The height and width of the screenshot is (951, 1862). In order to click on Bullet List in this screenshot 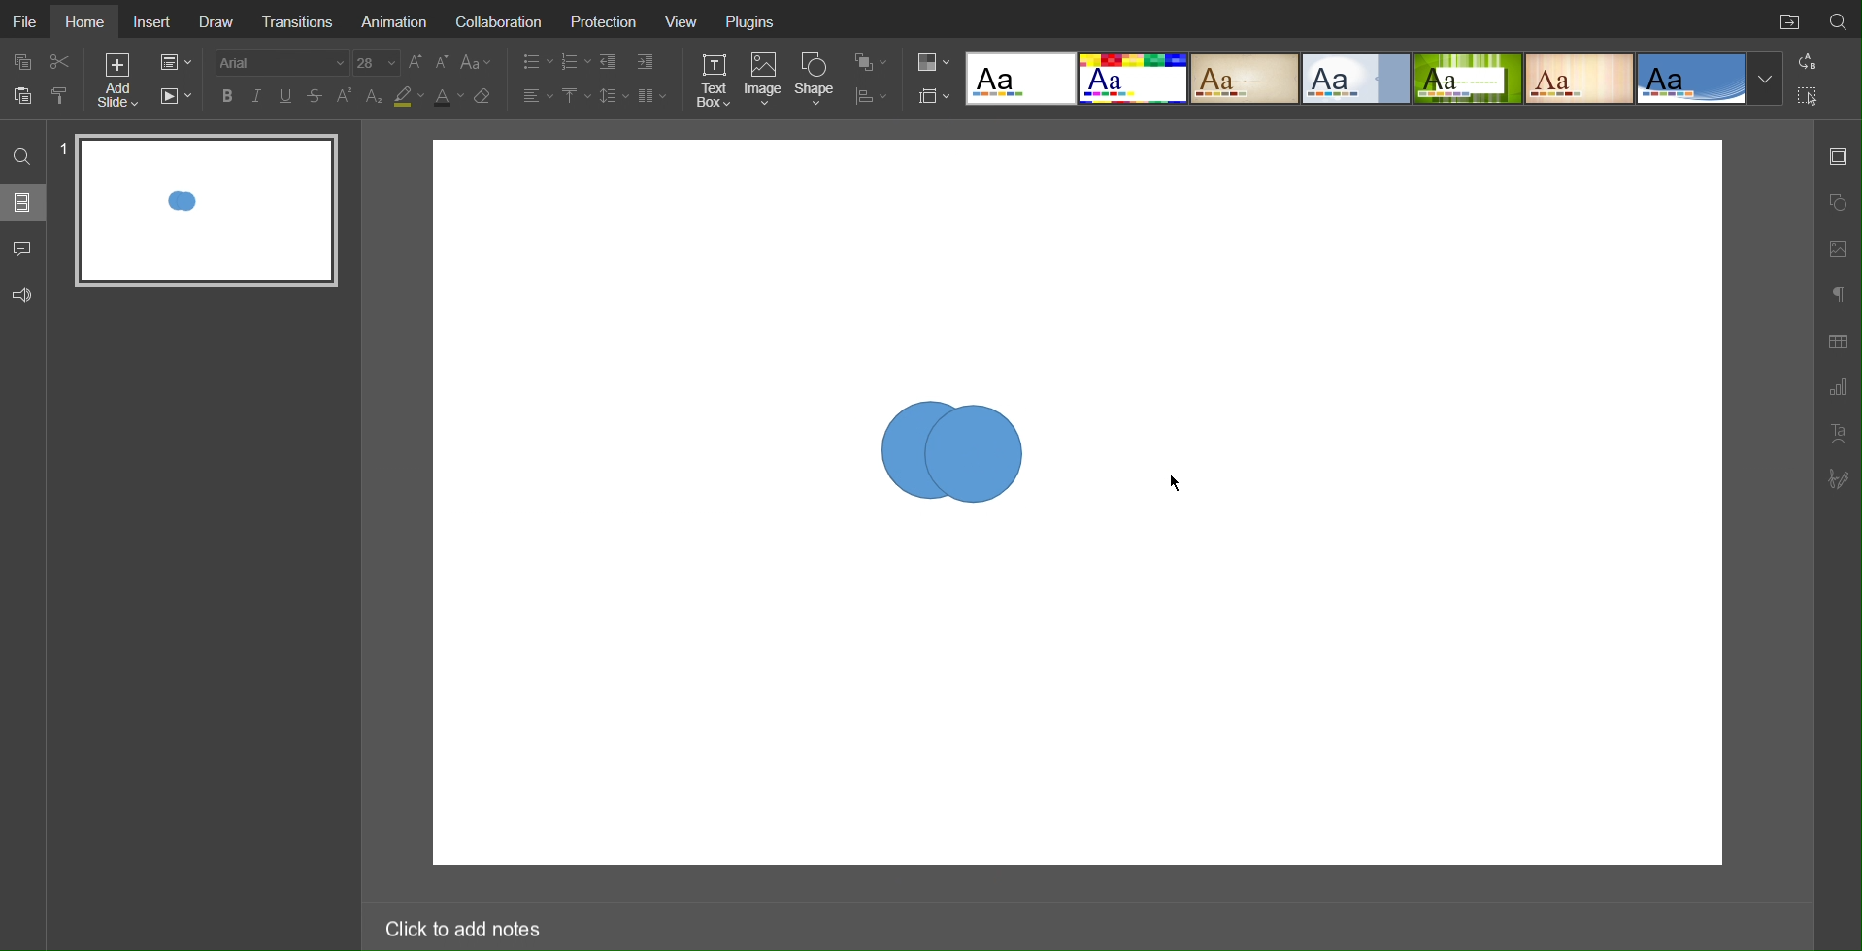, I will do `click(533, 62)`.